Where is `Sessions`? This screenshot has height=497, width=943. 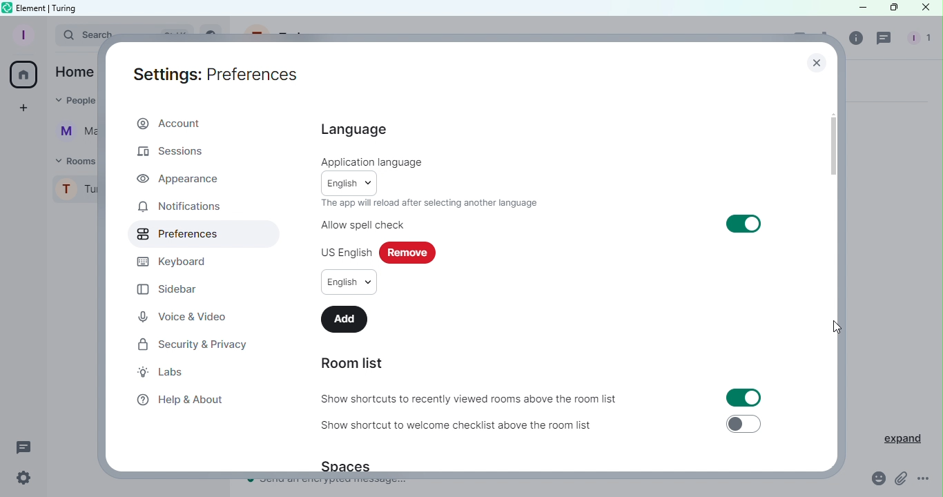 Sessions is located at coordinates (177, 153).